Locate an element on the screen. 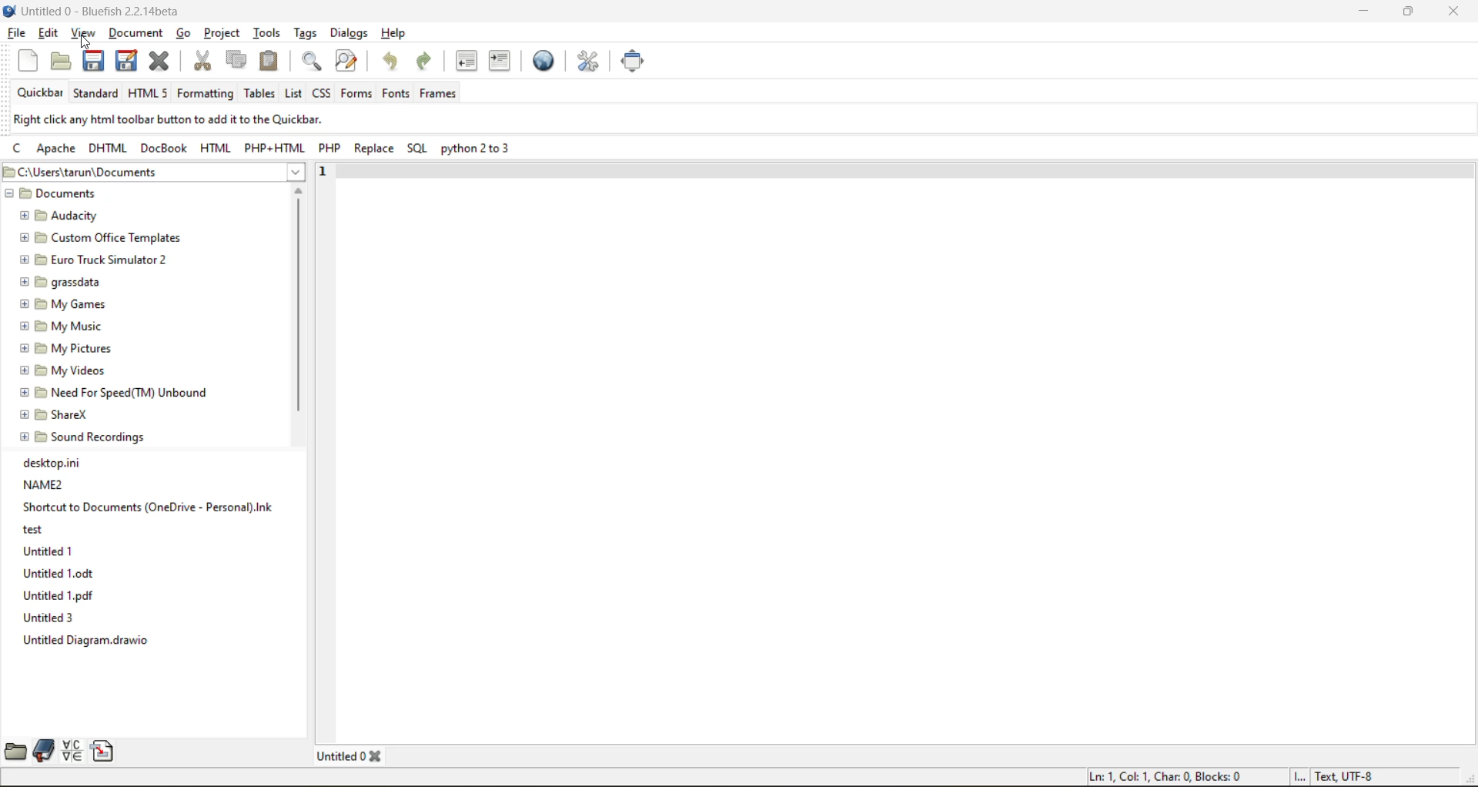 Image resolution: width=1478 pixels, height=787 pixels. show more is located at coordinates (295, 173).